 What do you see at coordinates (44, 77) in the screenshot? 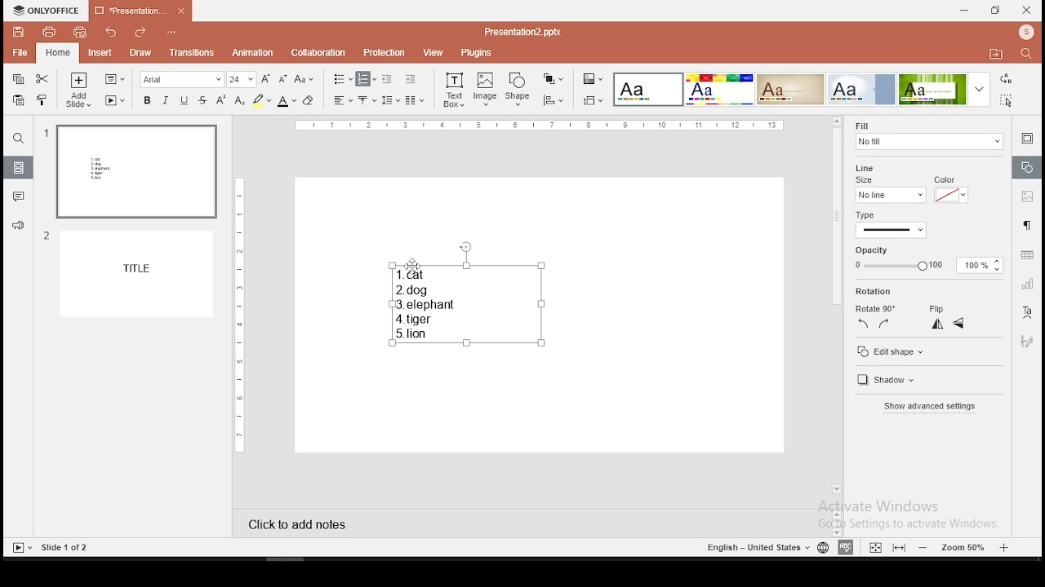
I see `cut` at bounding box center [44, 77].